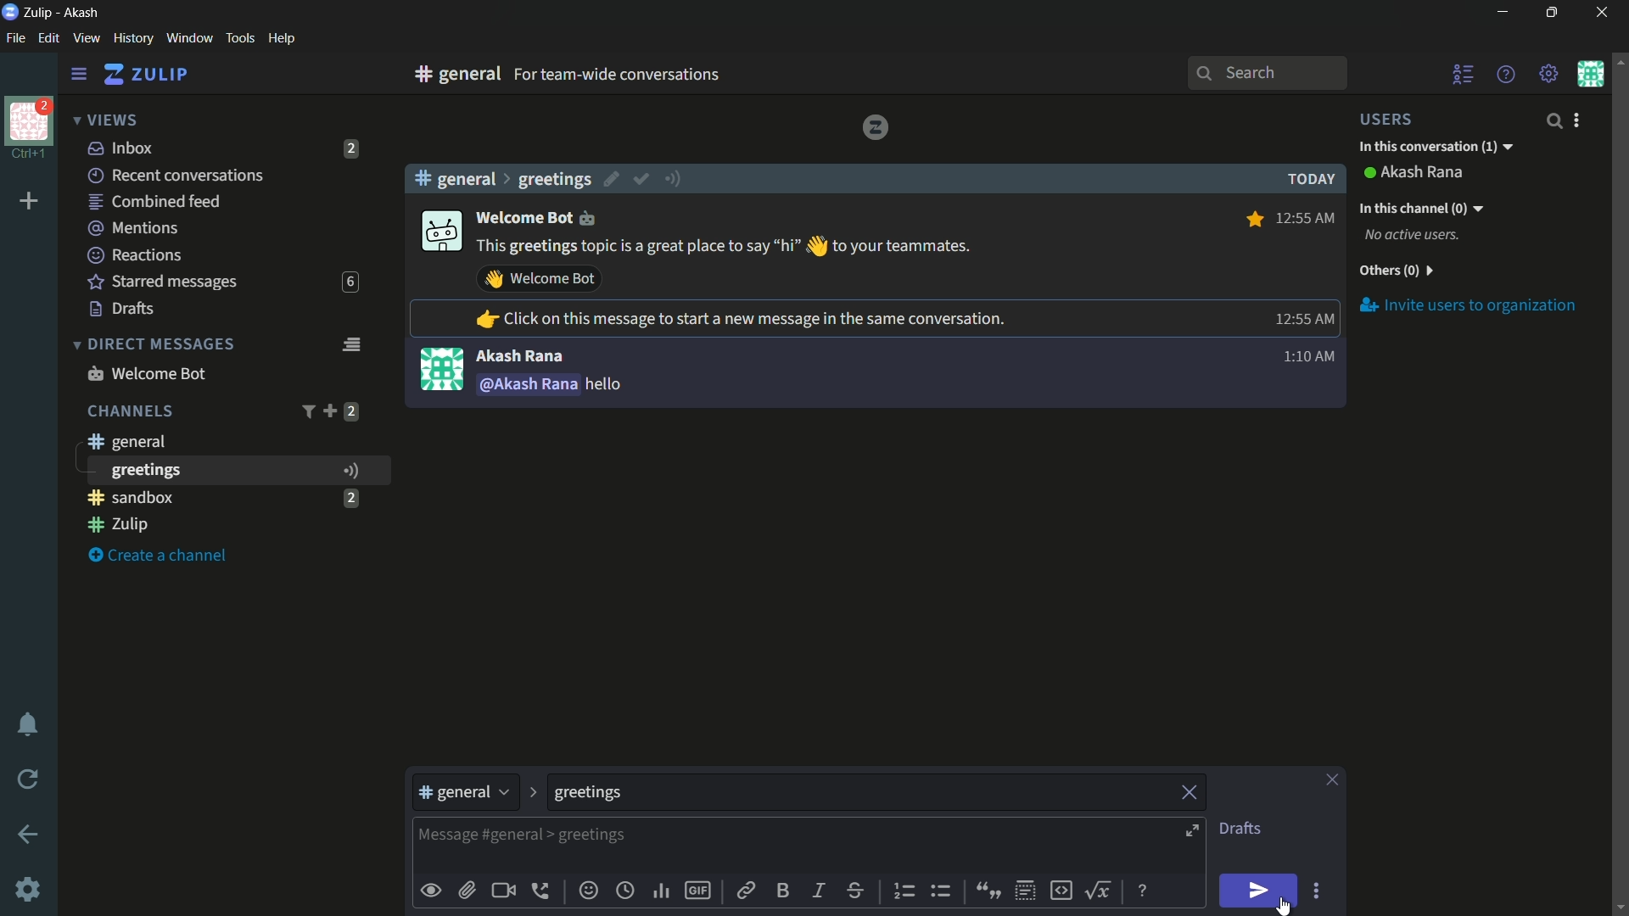  I want to click on 6 unread messages, so click(350, 282).